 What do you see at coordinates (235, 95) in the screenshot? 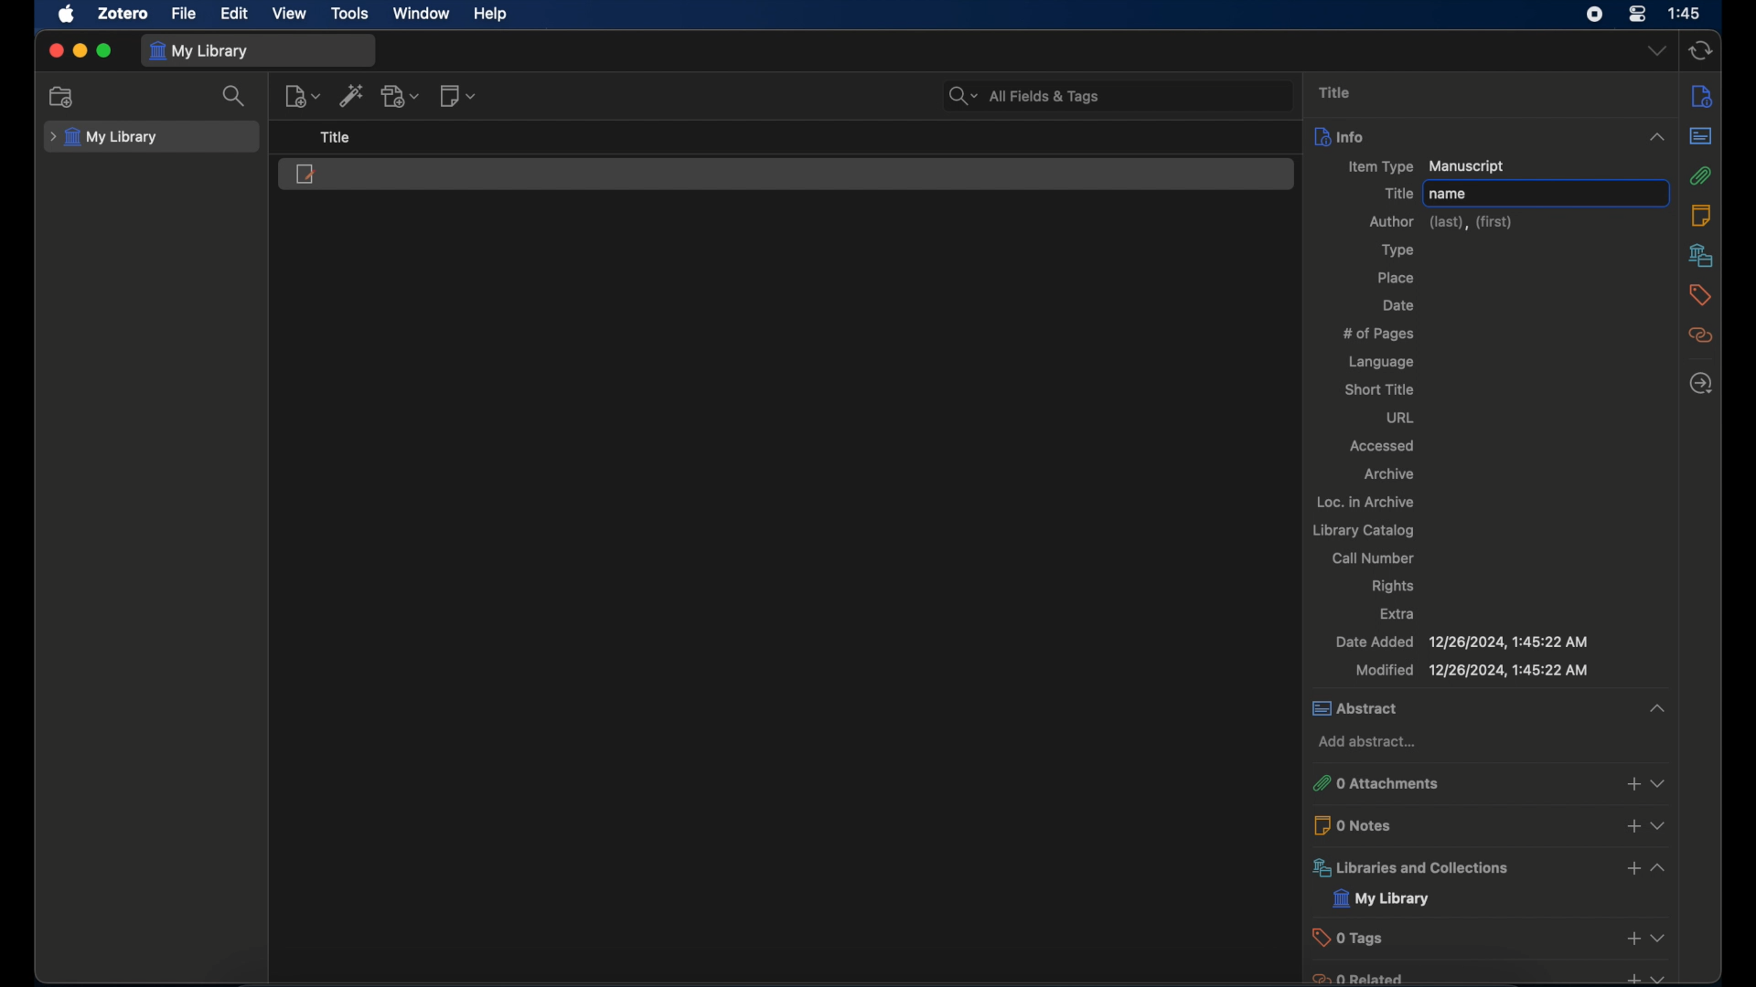
I see `search` at bounding box center [235, 95].